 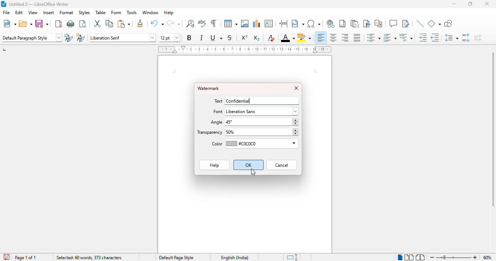 I want to click on copy, so click(x=109, y=23).